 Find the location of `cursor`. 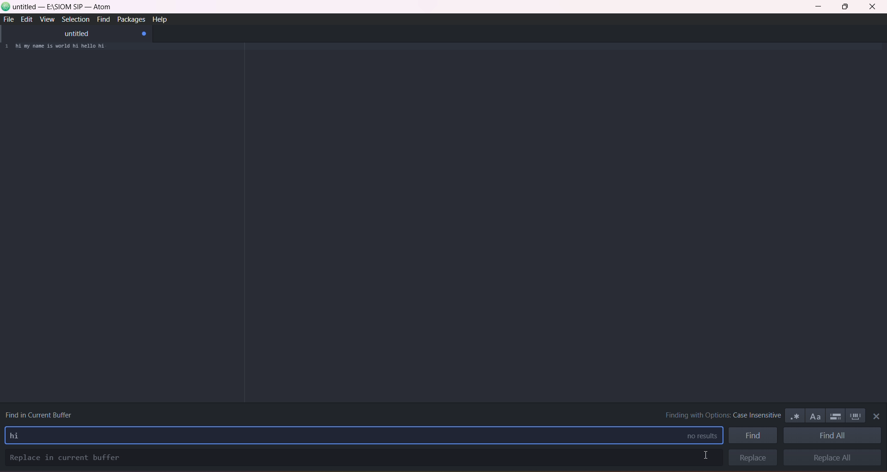

cursor is located at coordinates (706, 455).